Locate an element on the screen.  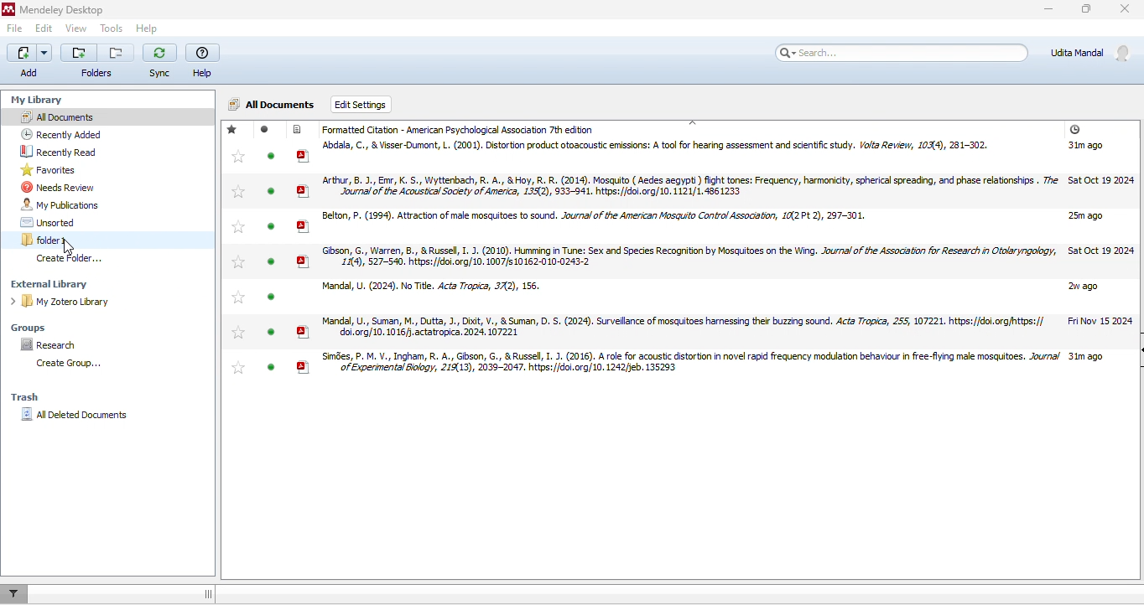
recently added is located at coordinates (55, 134).